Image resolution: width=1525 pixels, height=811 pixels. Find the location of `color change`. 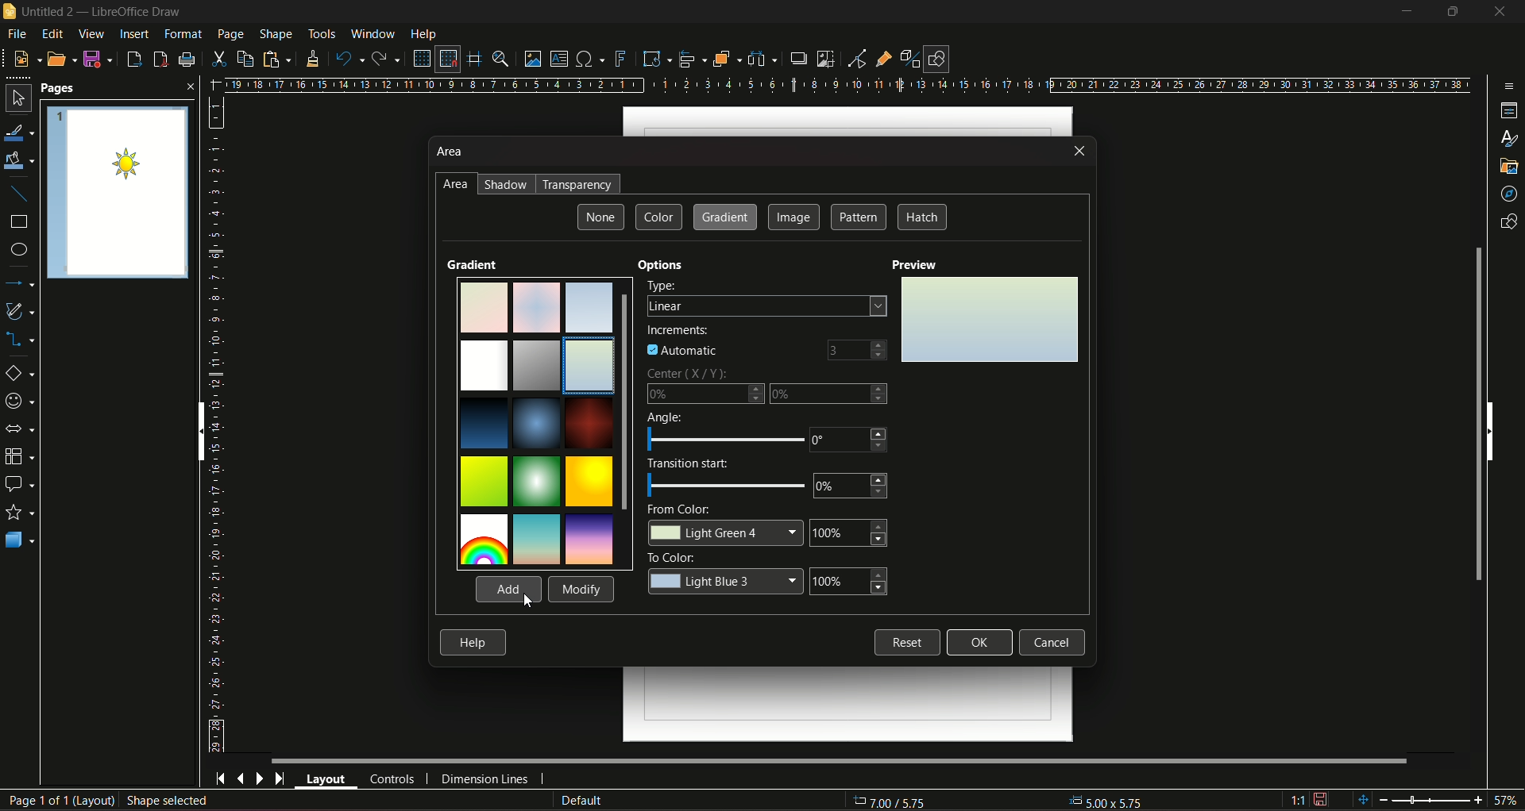

color change is located at coordinates (724, 581).